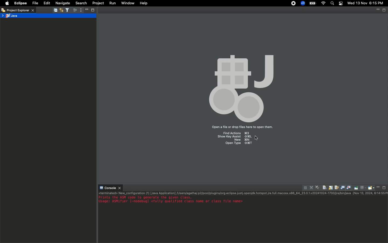 The image size is (388, 243). What do you see at coordinates (47, 4) in the screenshot?
I see `Edit` at bounding box center [47, 4].